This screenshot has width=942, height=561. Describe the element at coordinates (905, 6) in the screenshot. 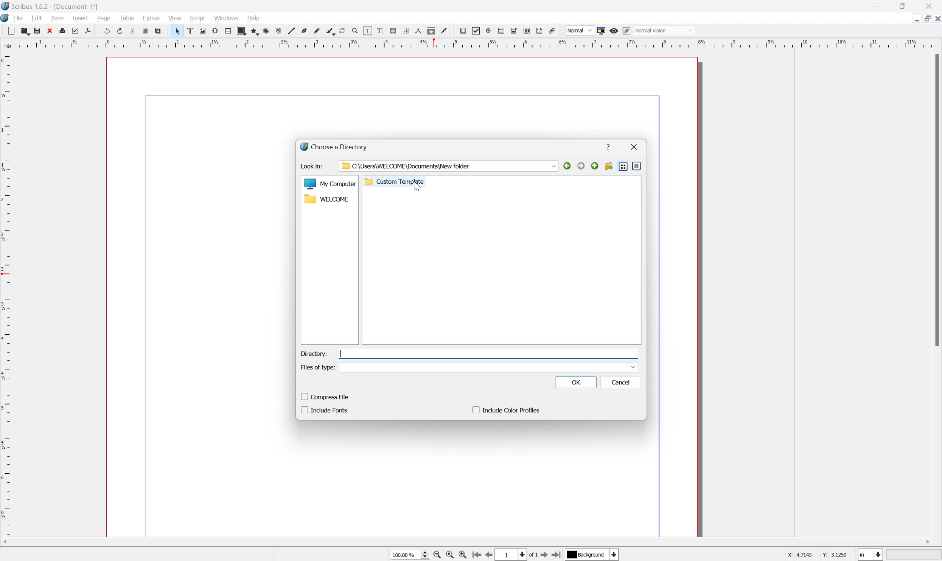

I see `Restore Down` at that location.